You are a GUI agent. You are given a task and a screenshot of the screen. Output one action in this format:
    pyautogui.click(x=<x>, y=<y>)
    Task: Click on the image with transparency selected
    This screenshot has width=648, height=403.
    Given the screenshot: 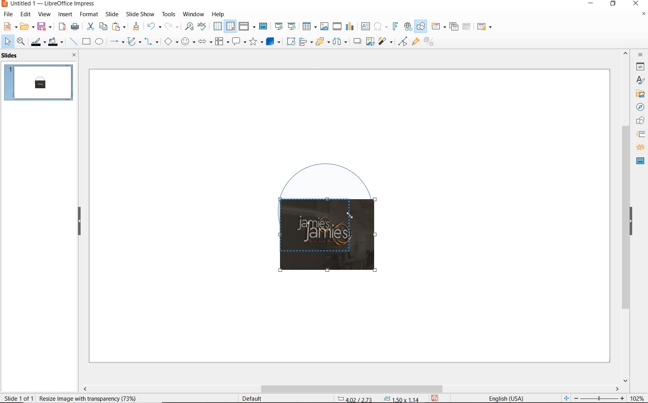 What is the action you would take?
    pyautogui.click(x=89, y=398)
    